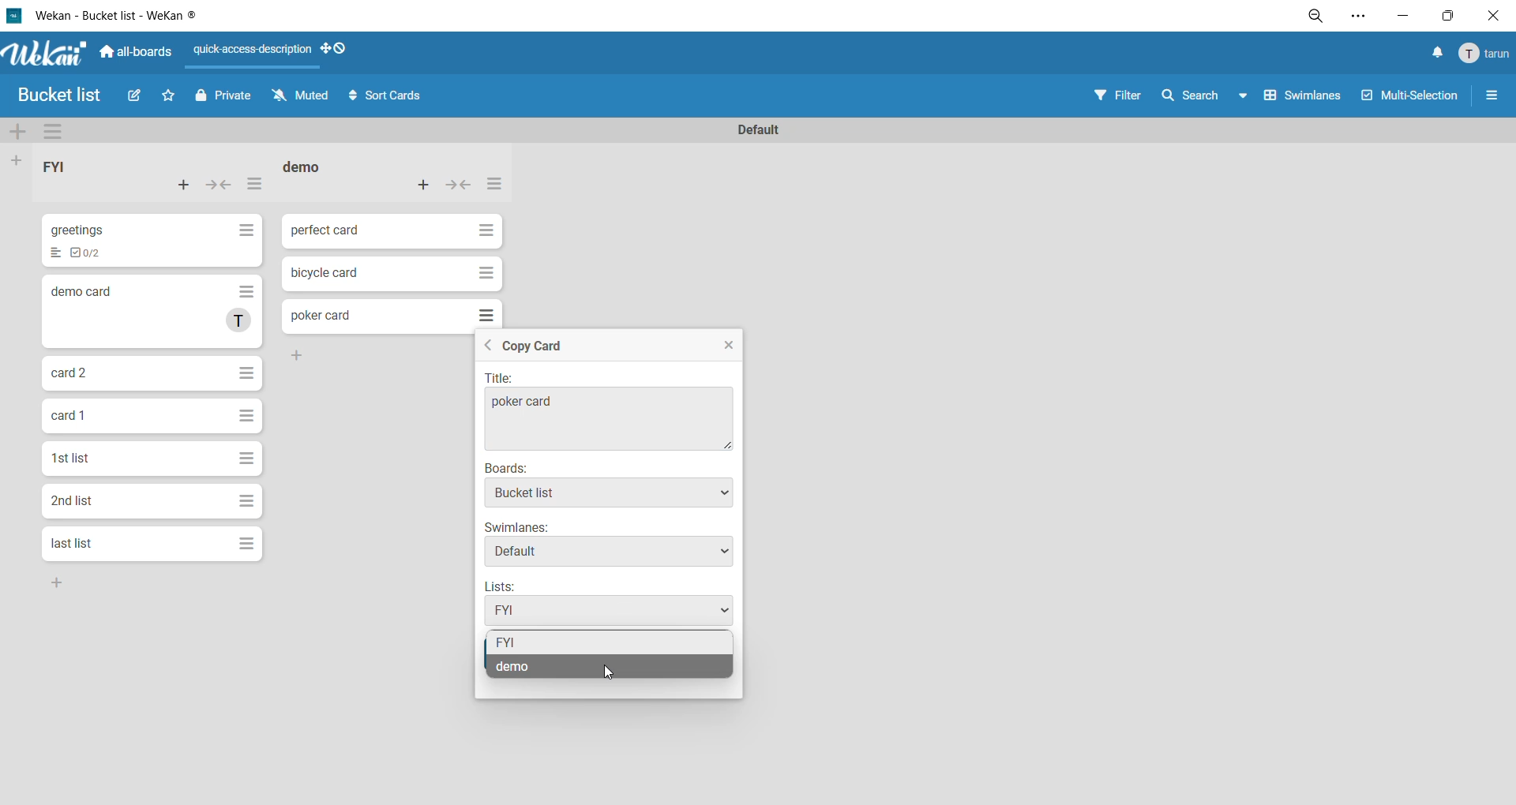  I want to click on 1st list, so click(71, 458).